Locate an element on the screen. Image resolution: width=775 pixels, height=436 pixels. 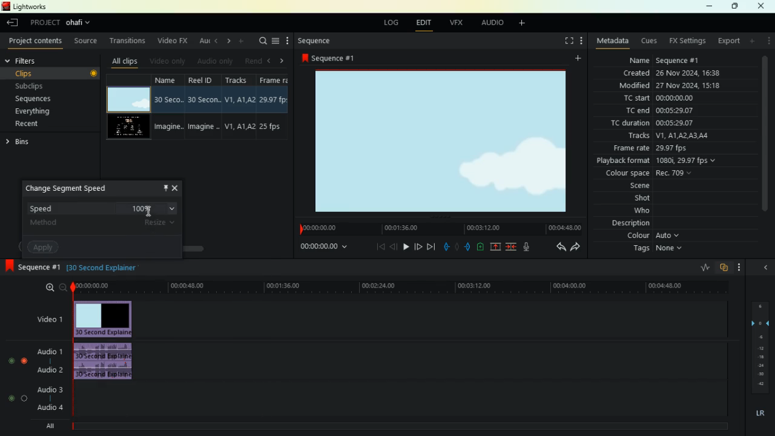
colour auto is located at coordinates (655, 236).